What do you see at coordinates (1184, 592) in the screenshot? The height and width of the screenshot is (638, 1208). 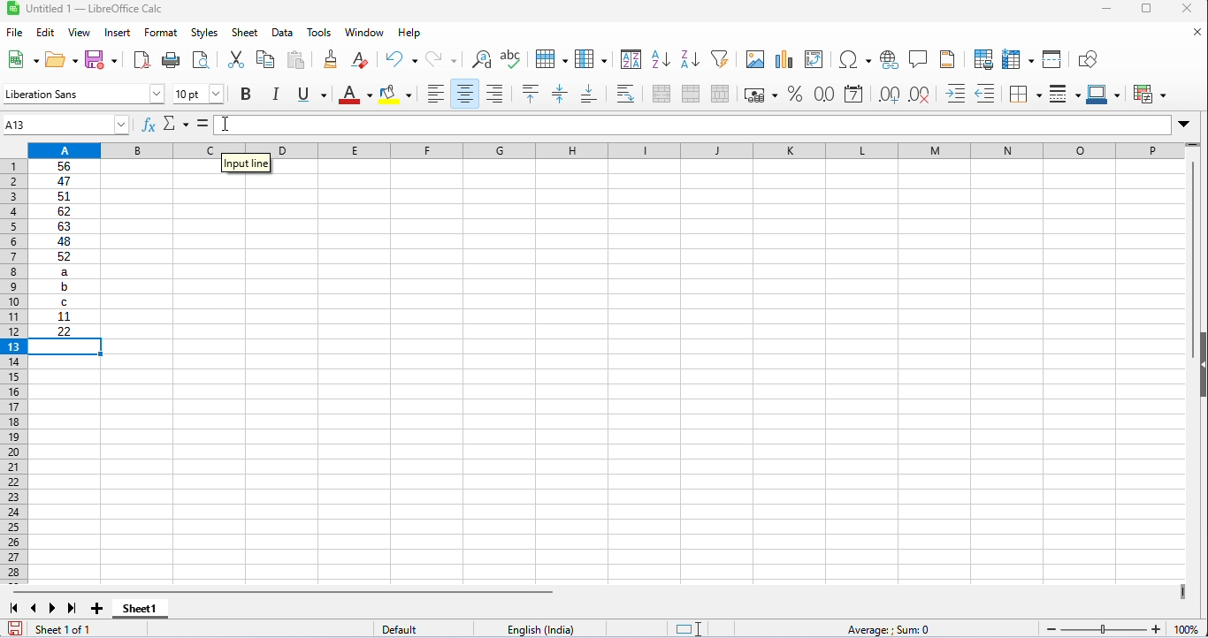 I see `drag to view next columns` at bounding box center [1184, 592].